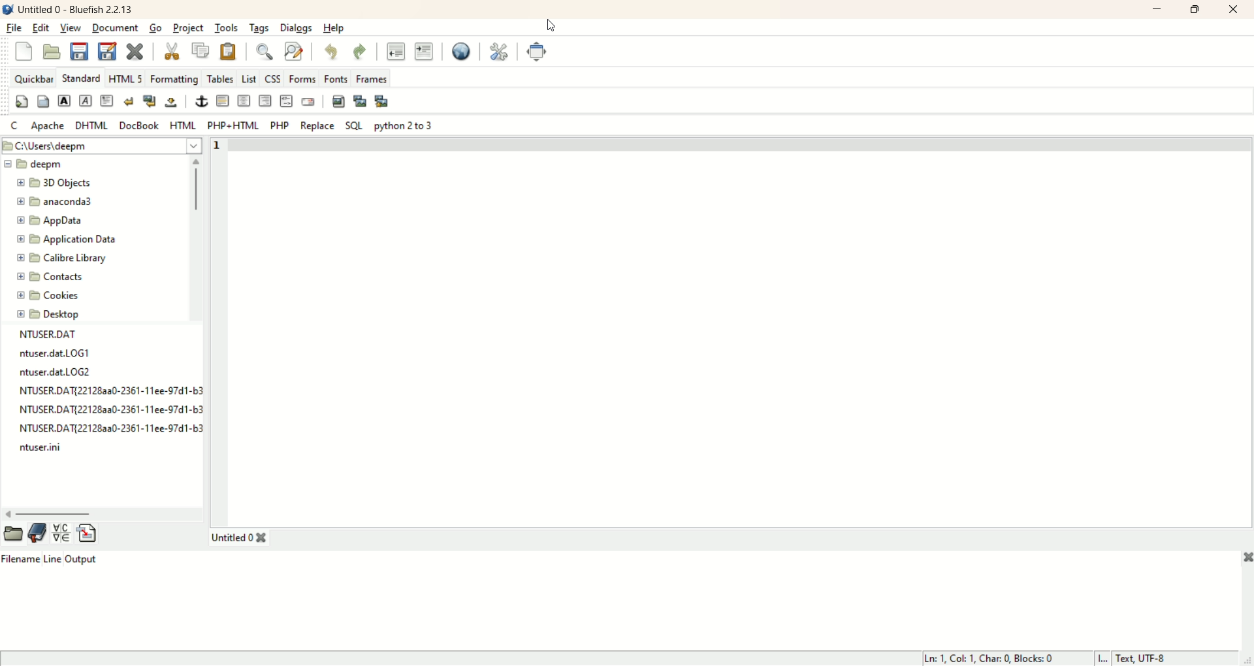 This screenshot has width=1254, height=666. Describe the element at coordinates (67, 239) in the screenshot. I see `application` at that location.